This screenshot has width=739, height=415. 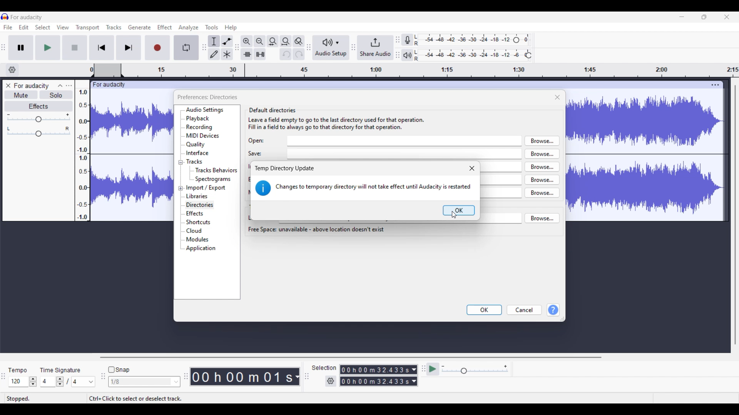 I want to click on Mute, so click(x=21, y=95).